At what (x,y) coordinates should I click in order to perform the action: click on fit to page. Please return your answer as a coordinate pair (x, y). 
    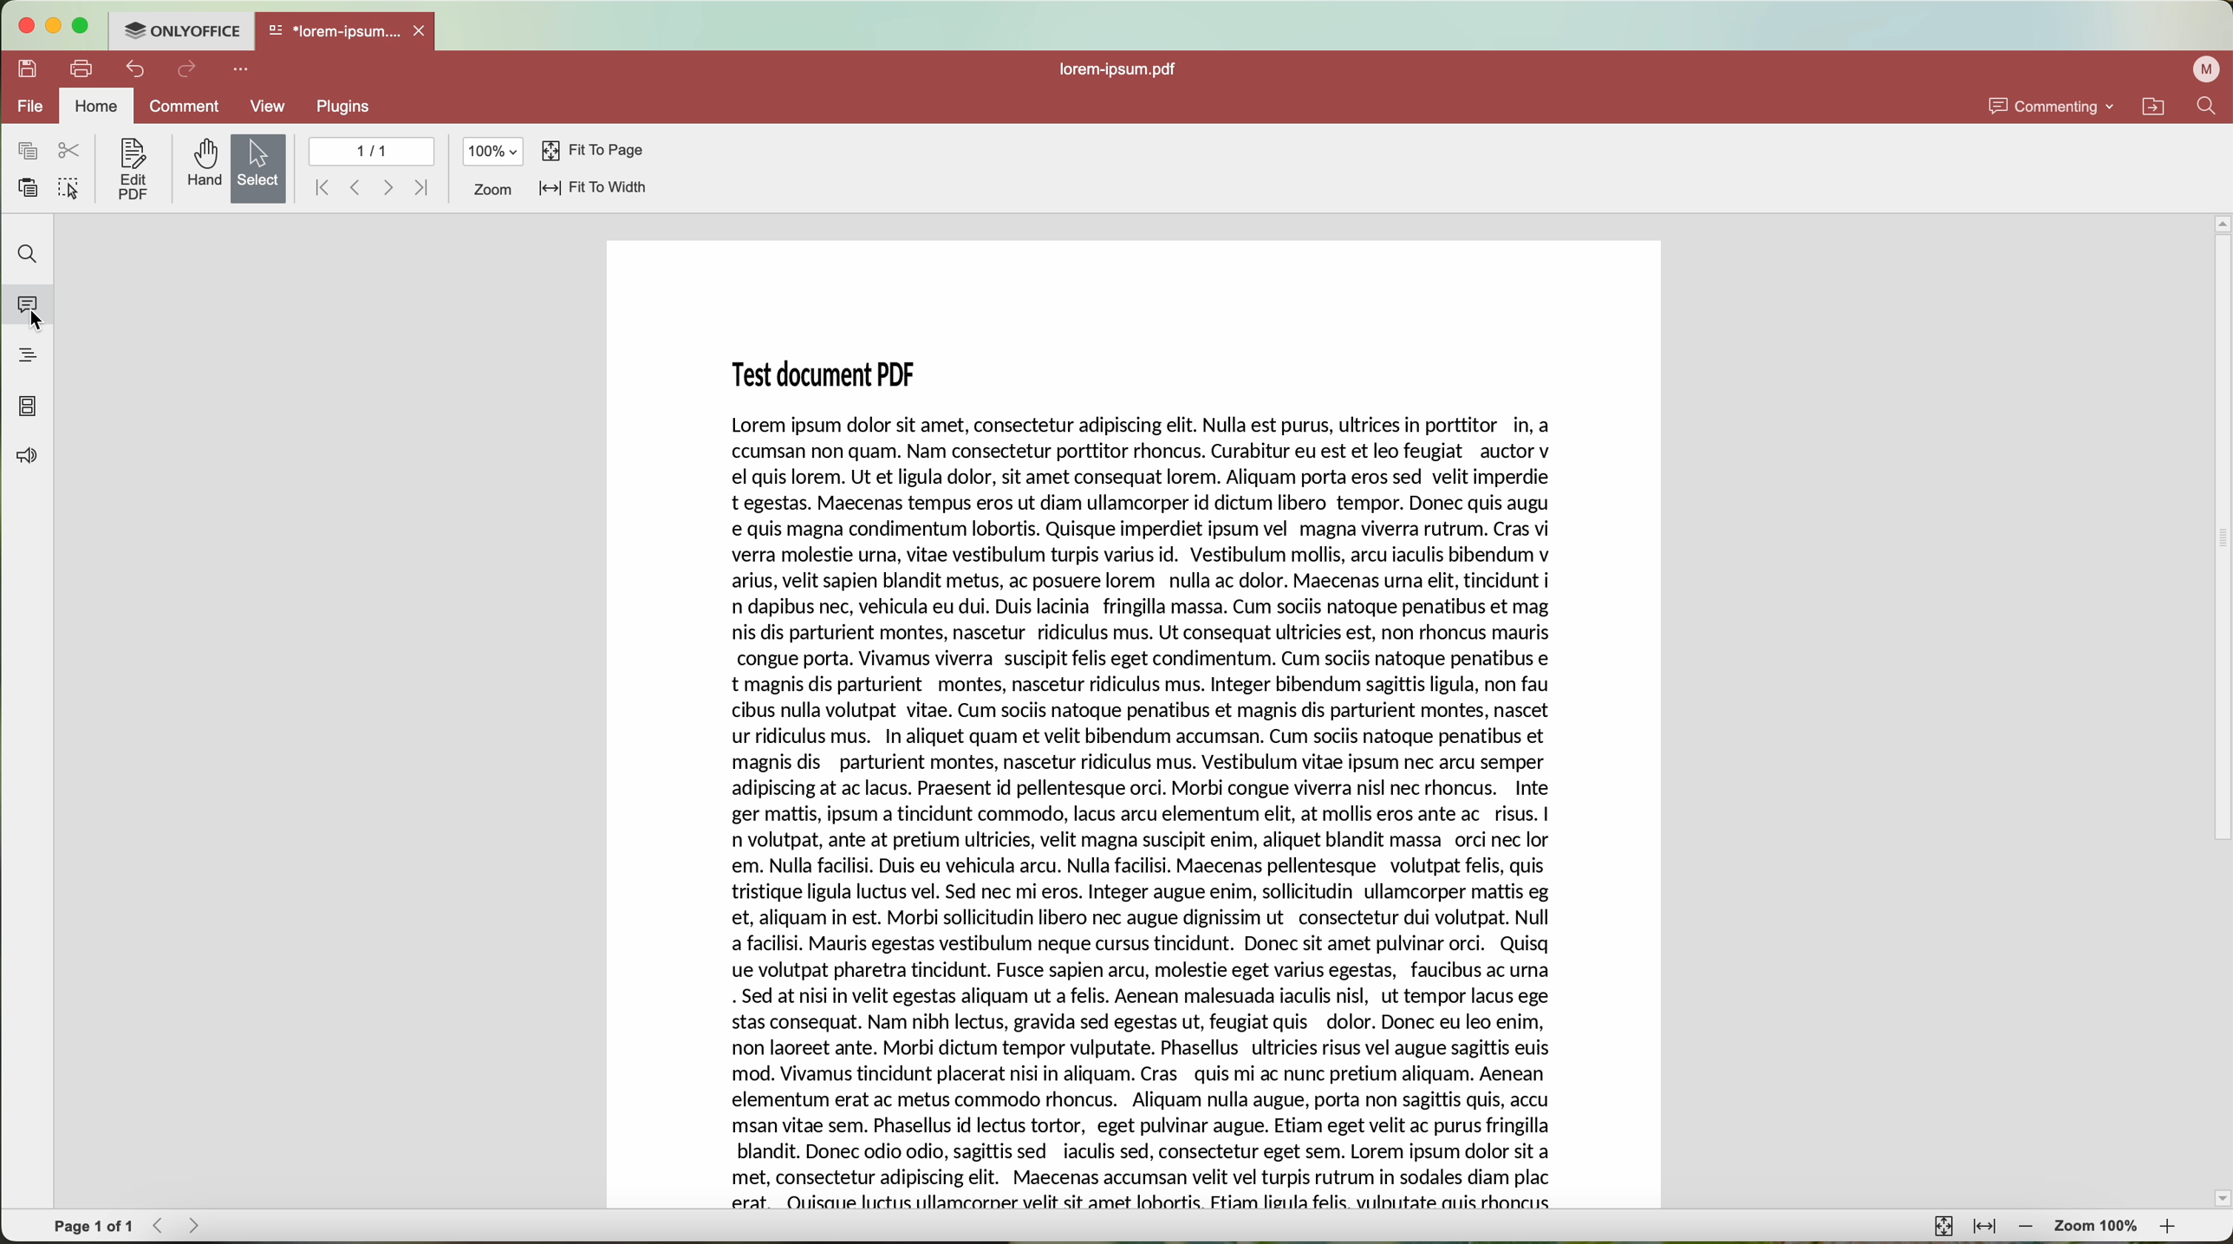
    Looking at the image, I should click on (593, 153).